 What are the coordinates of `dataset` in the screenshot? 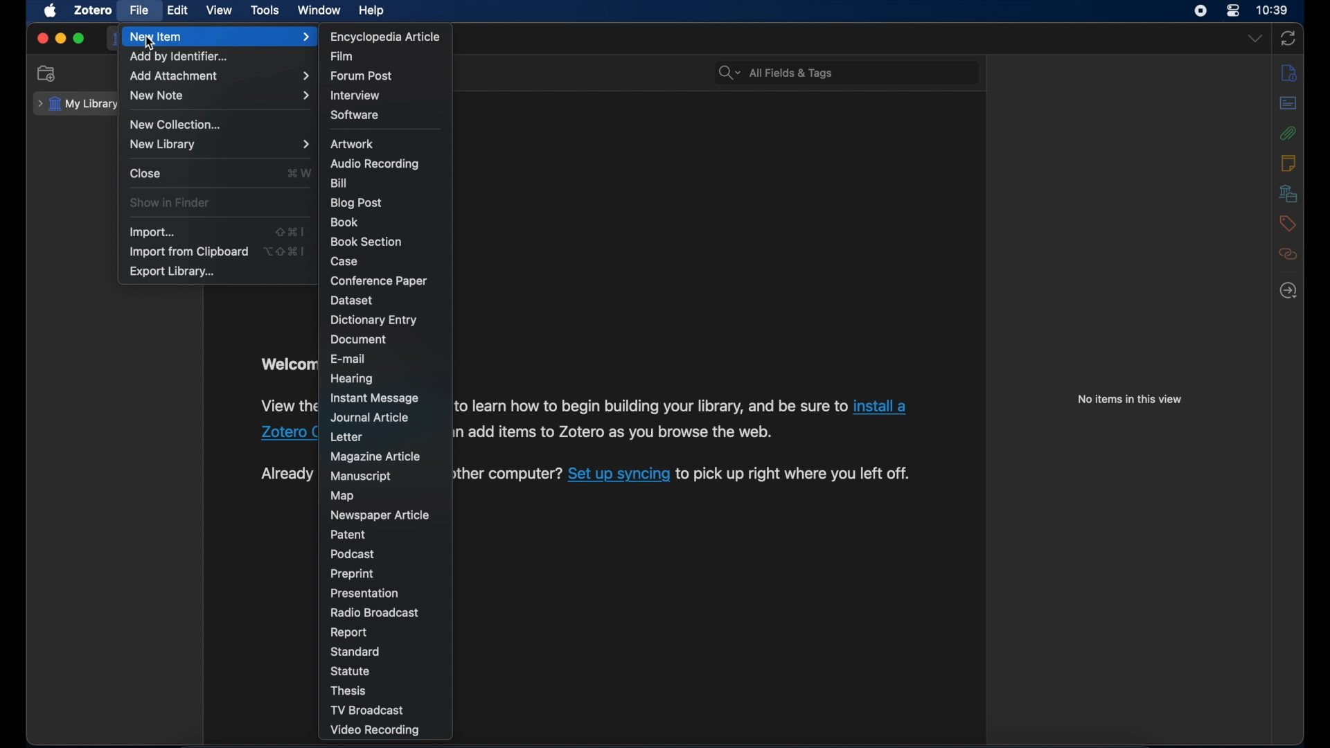 It's located at (353, 300).